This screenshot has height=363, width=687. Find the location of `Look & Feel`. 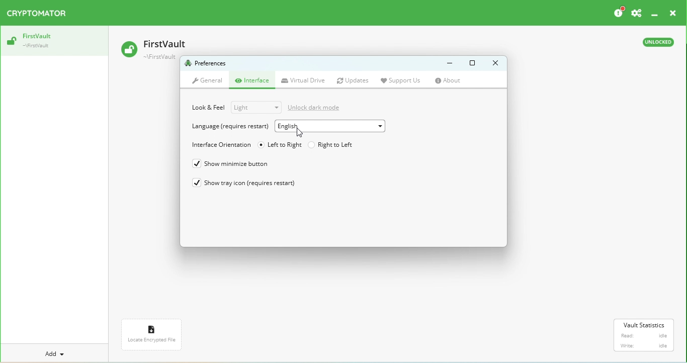

Look & Feel is located at coordinates (209, 108).